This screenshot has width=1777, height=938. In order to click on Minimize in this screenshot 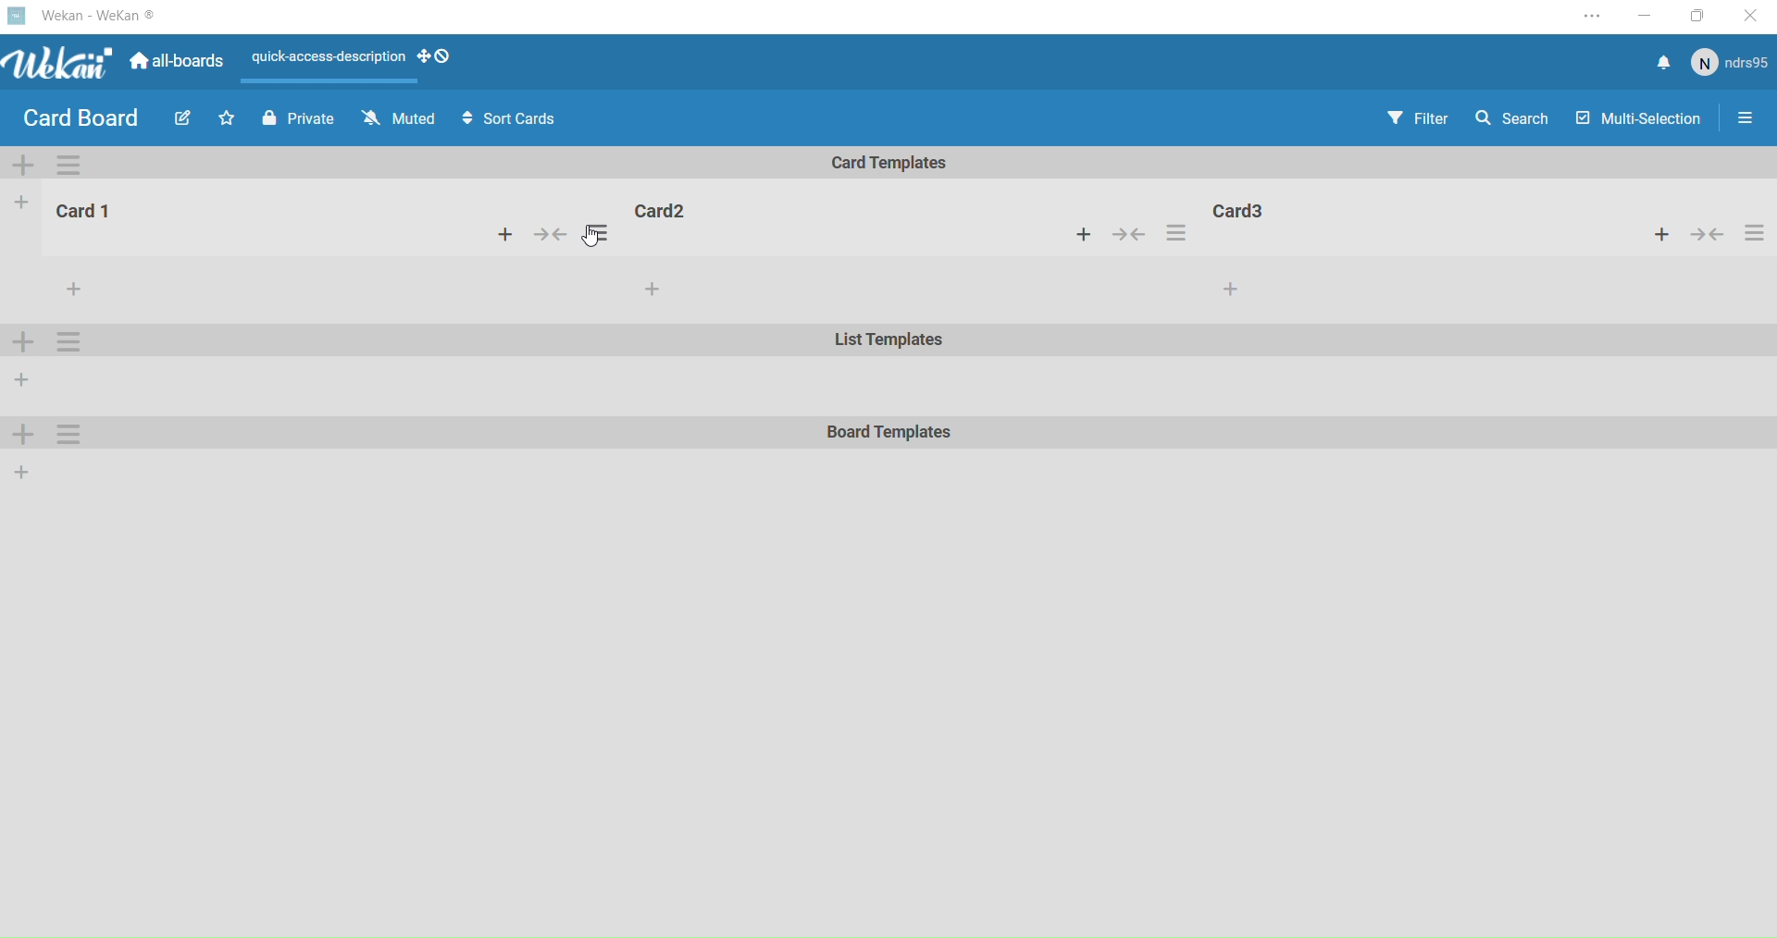, I will do `click(1645, 19)`.